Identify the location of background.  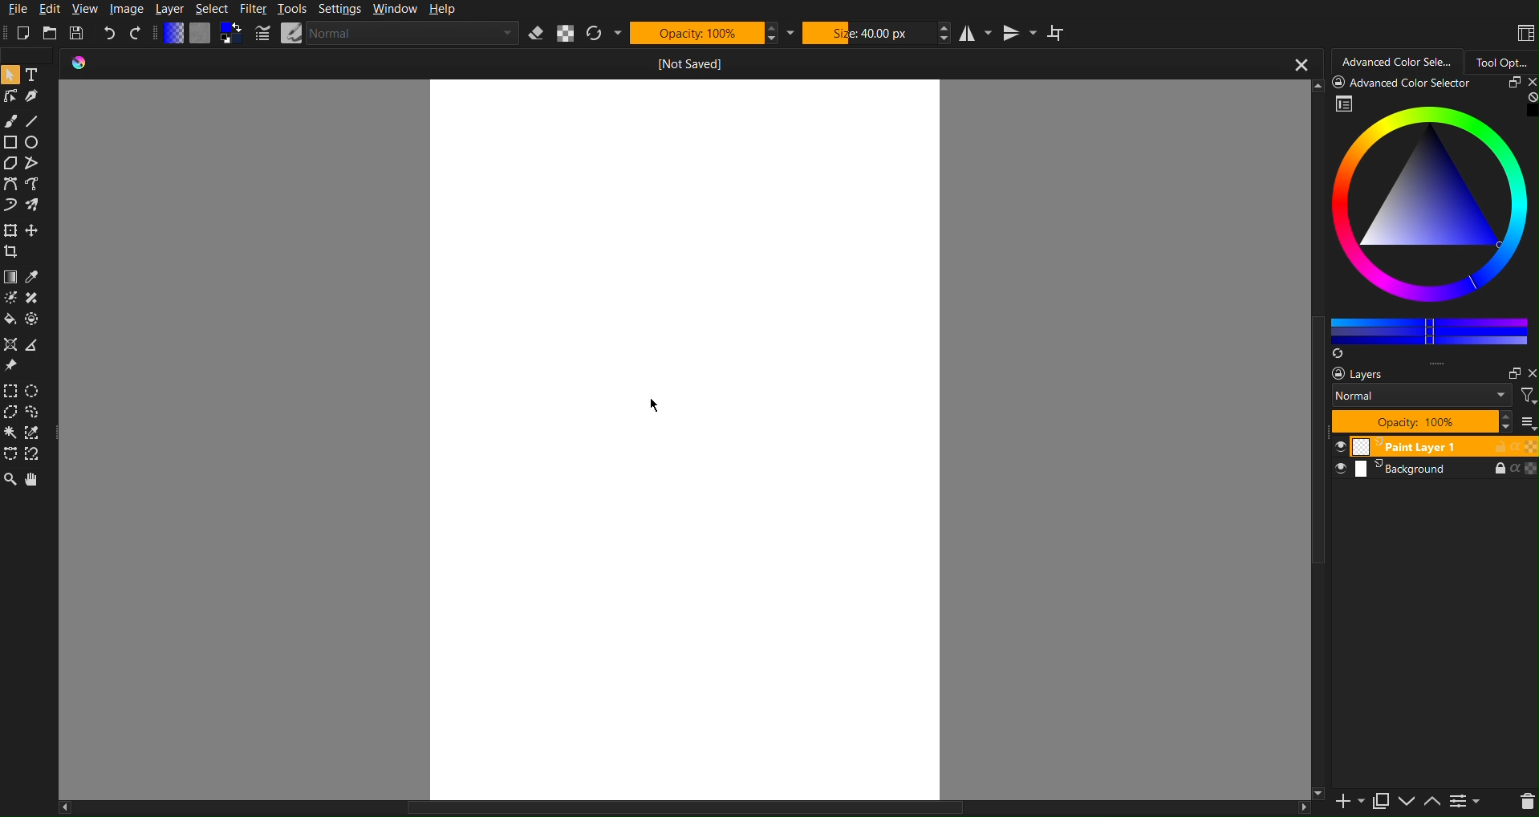
(1391, 470).